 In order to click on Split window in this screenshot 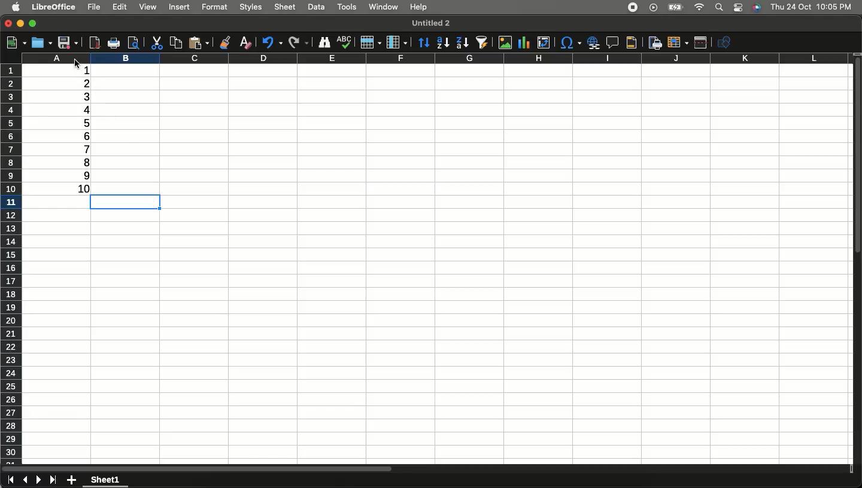, I will do `click(702, 42)`.